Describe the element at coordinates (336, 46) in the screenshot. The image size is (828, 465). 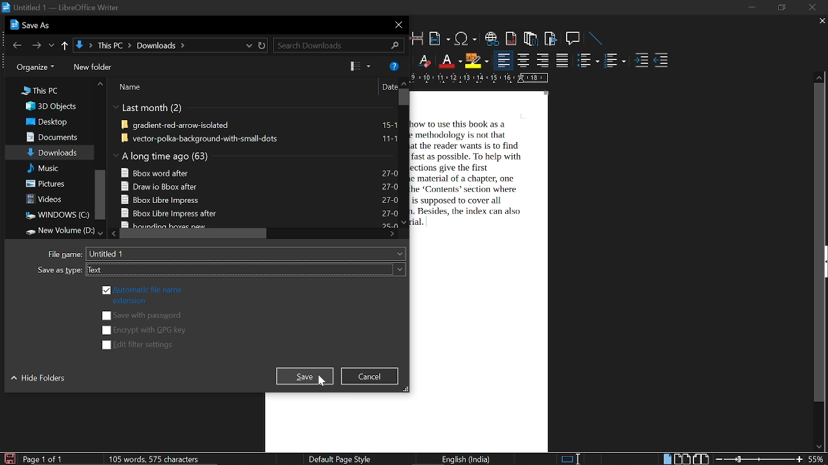
I see `search` at that location.